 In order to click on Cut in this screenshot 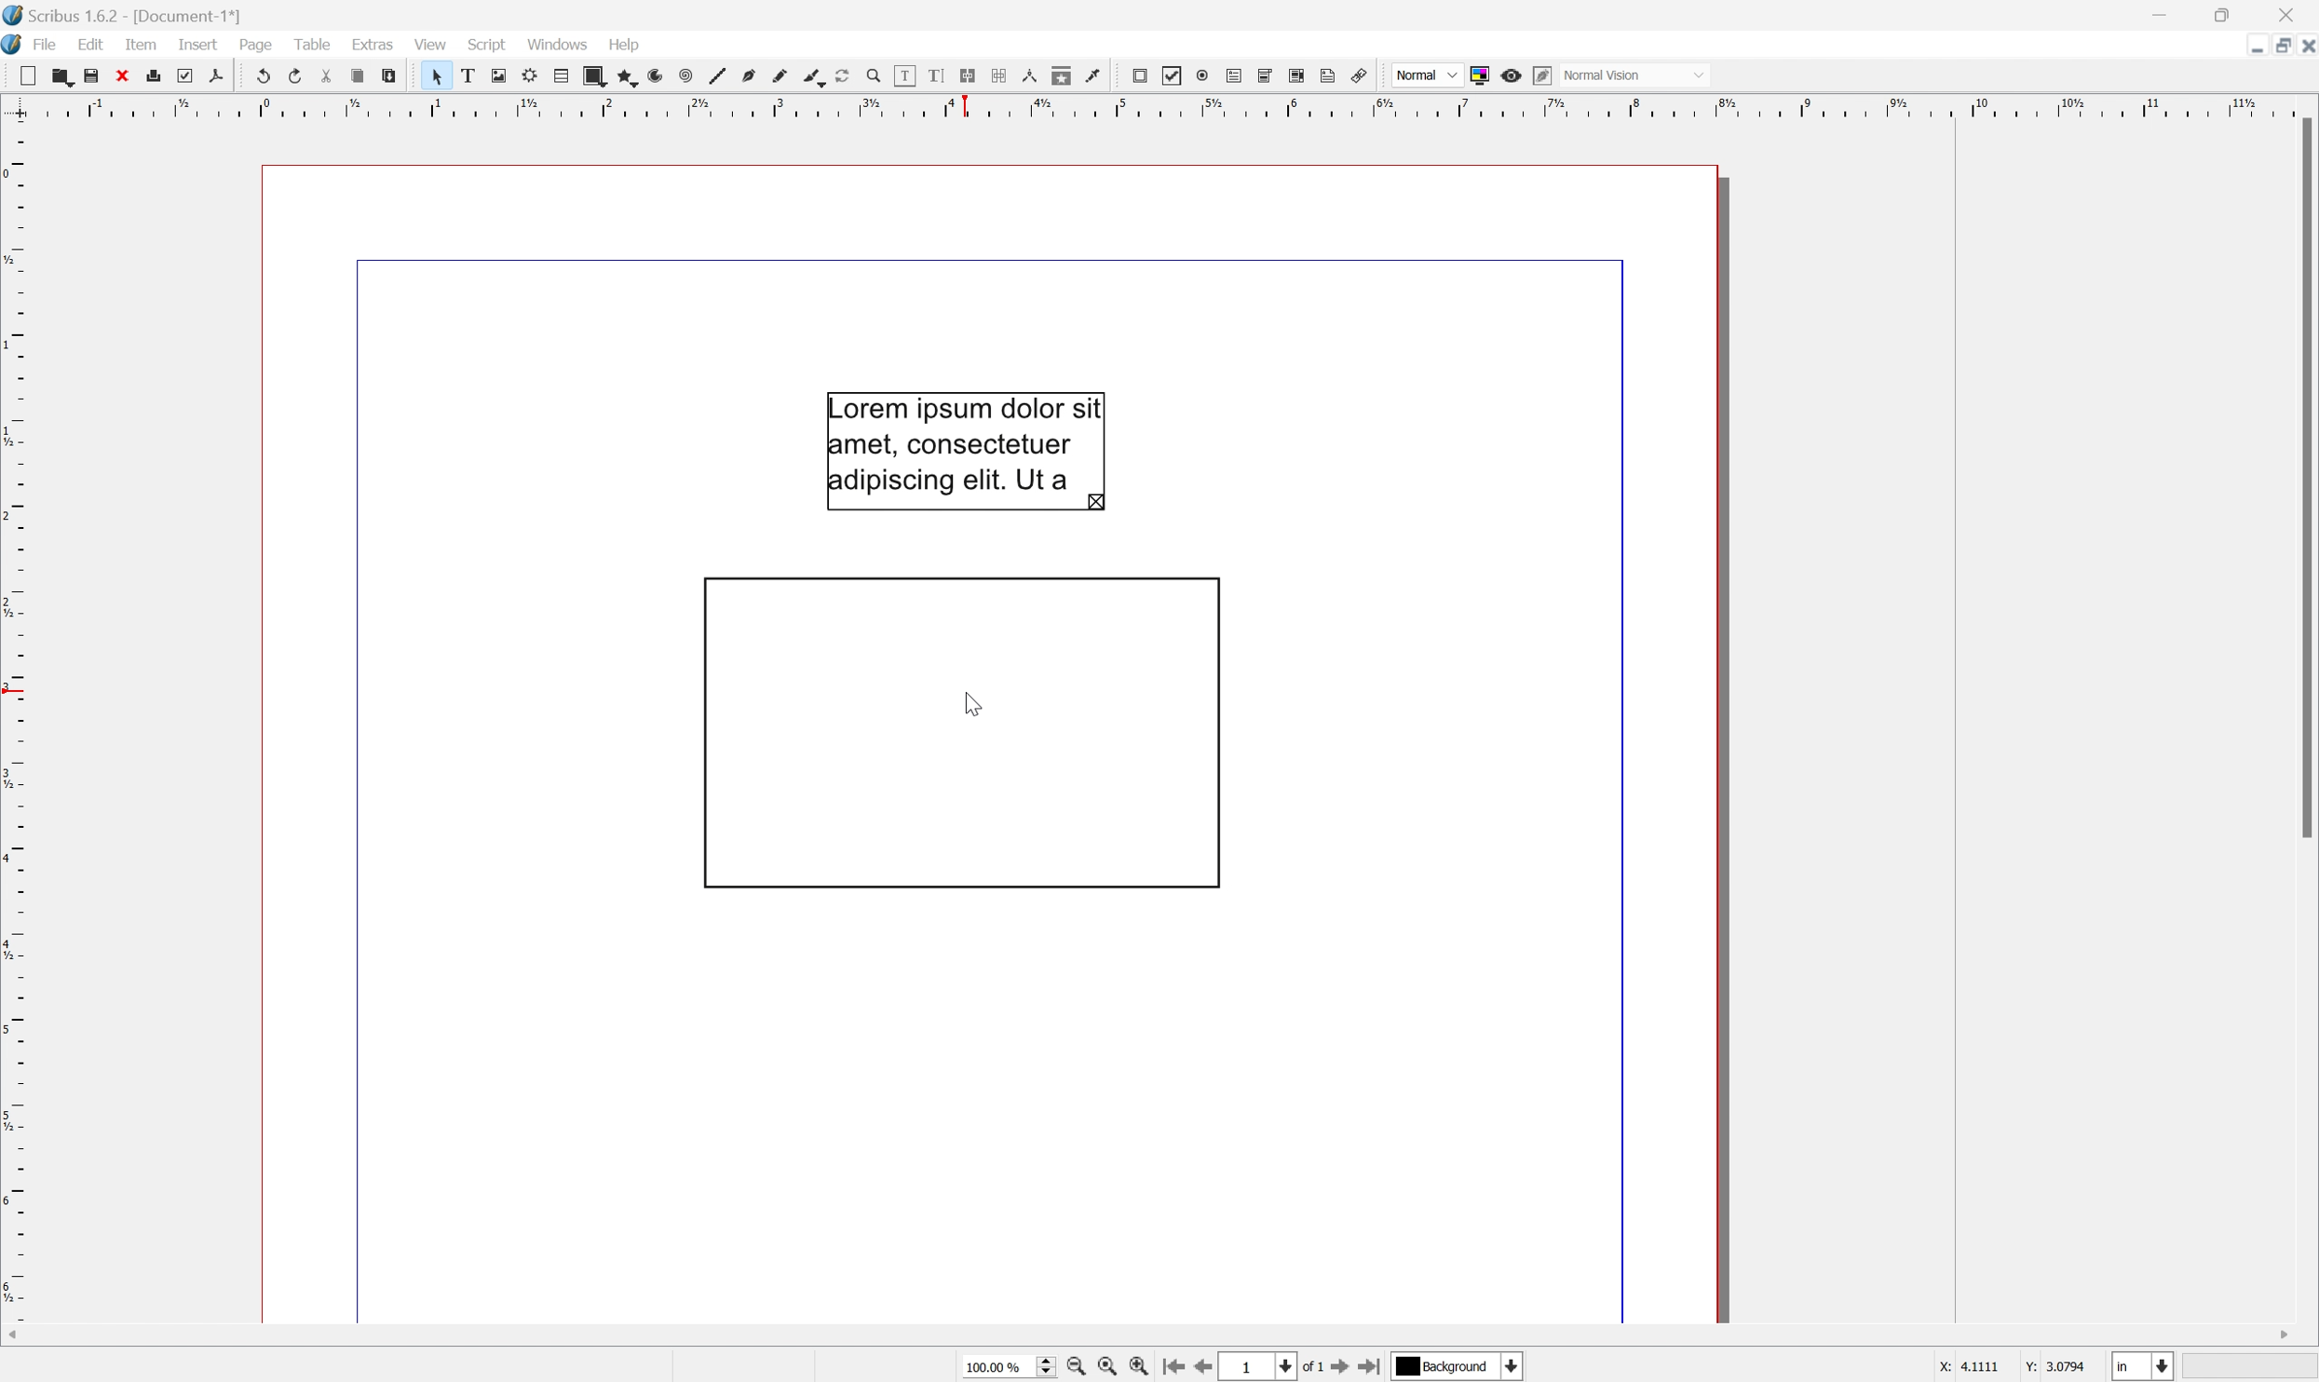, I will do `click(326, 73)`.